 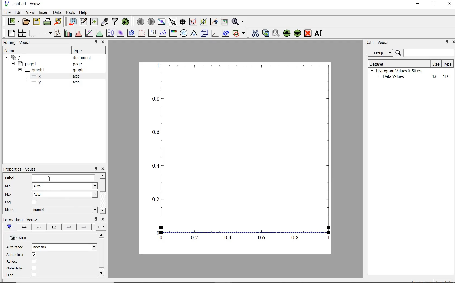 I want to click on capture remote data, so click(x=105, y=22).